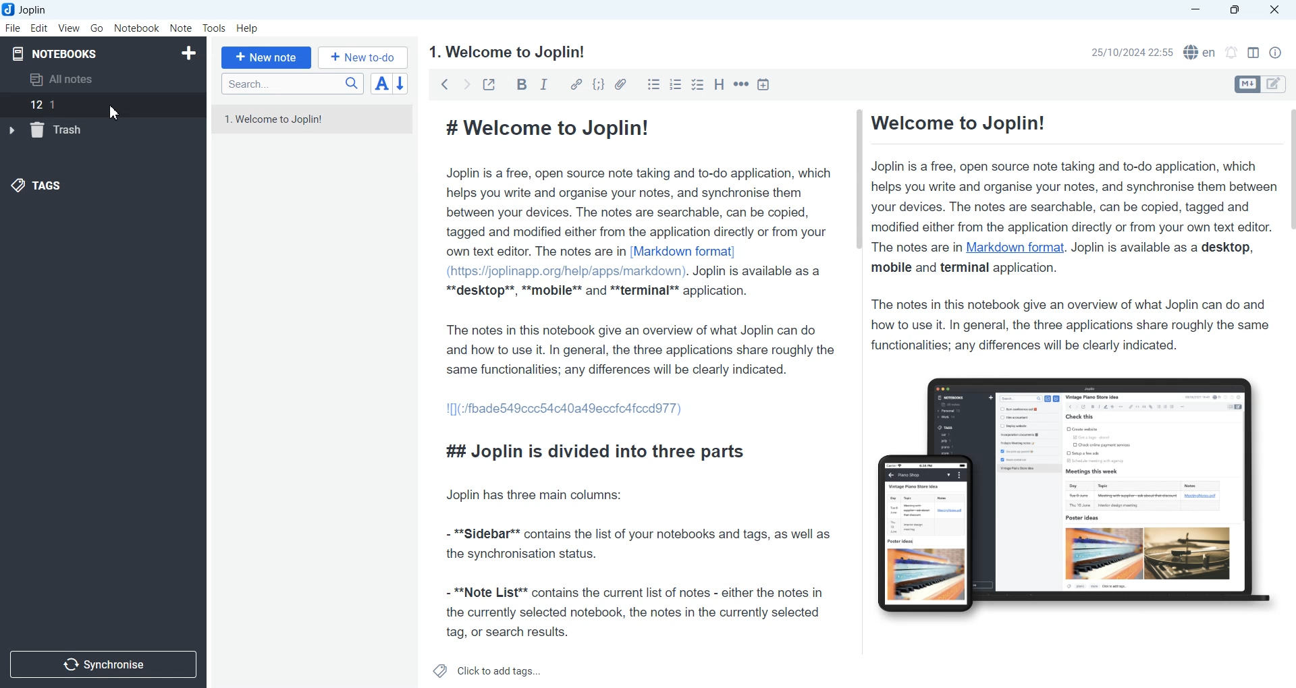 The width and height of the screenshot is (1296, 688). What do you see at coordinates (465, 84) in the screenshot?
I see `Forward` at bounding box center [465, 84].